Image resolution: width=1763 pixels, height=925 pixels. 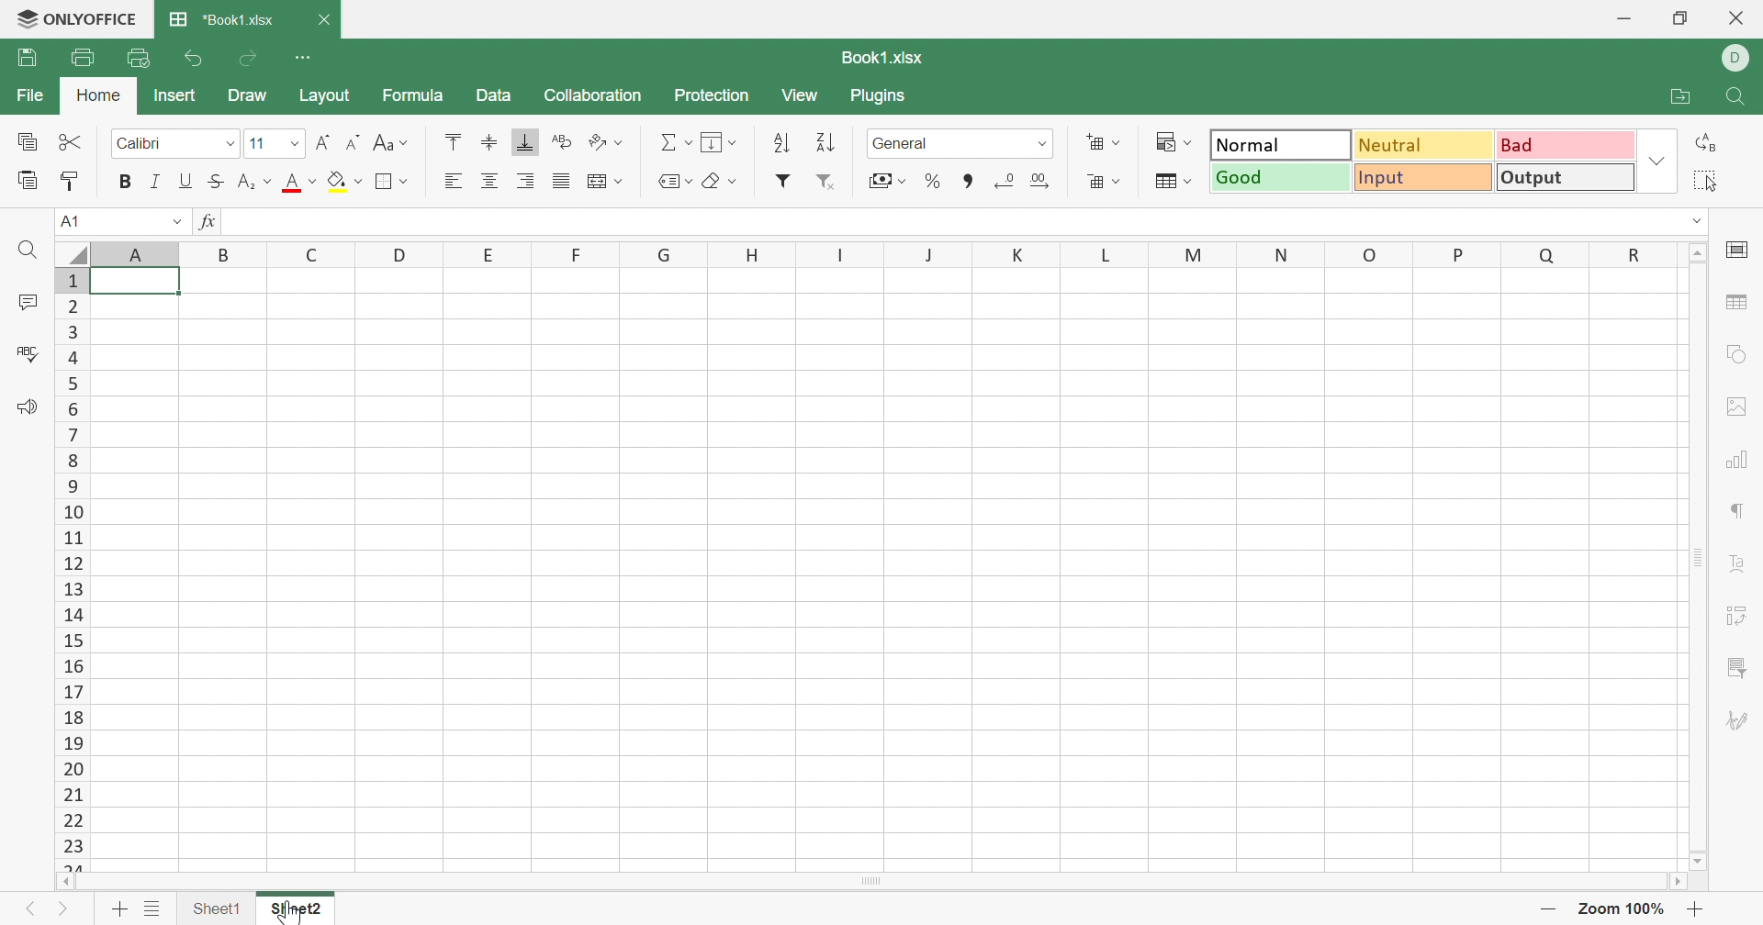 I want to click on +, so click(x=1698, y=908).